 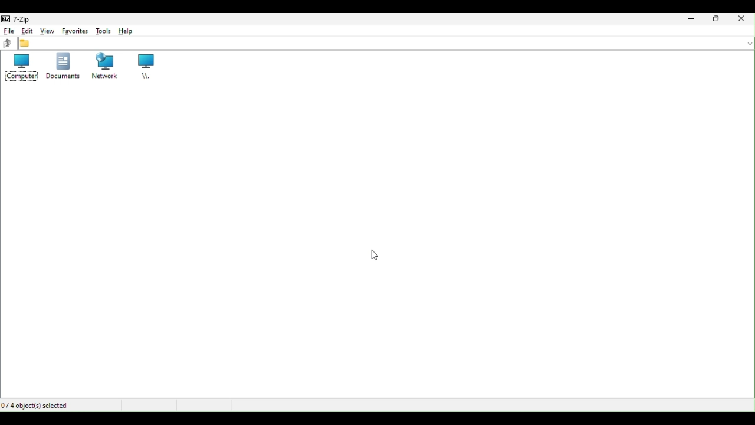 I want to click on root, so click(x=147, y=67).